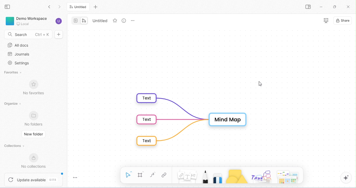  Describe the element at coordinates (75, 20) in the screenshot. I see `page mode` at that location.